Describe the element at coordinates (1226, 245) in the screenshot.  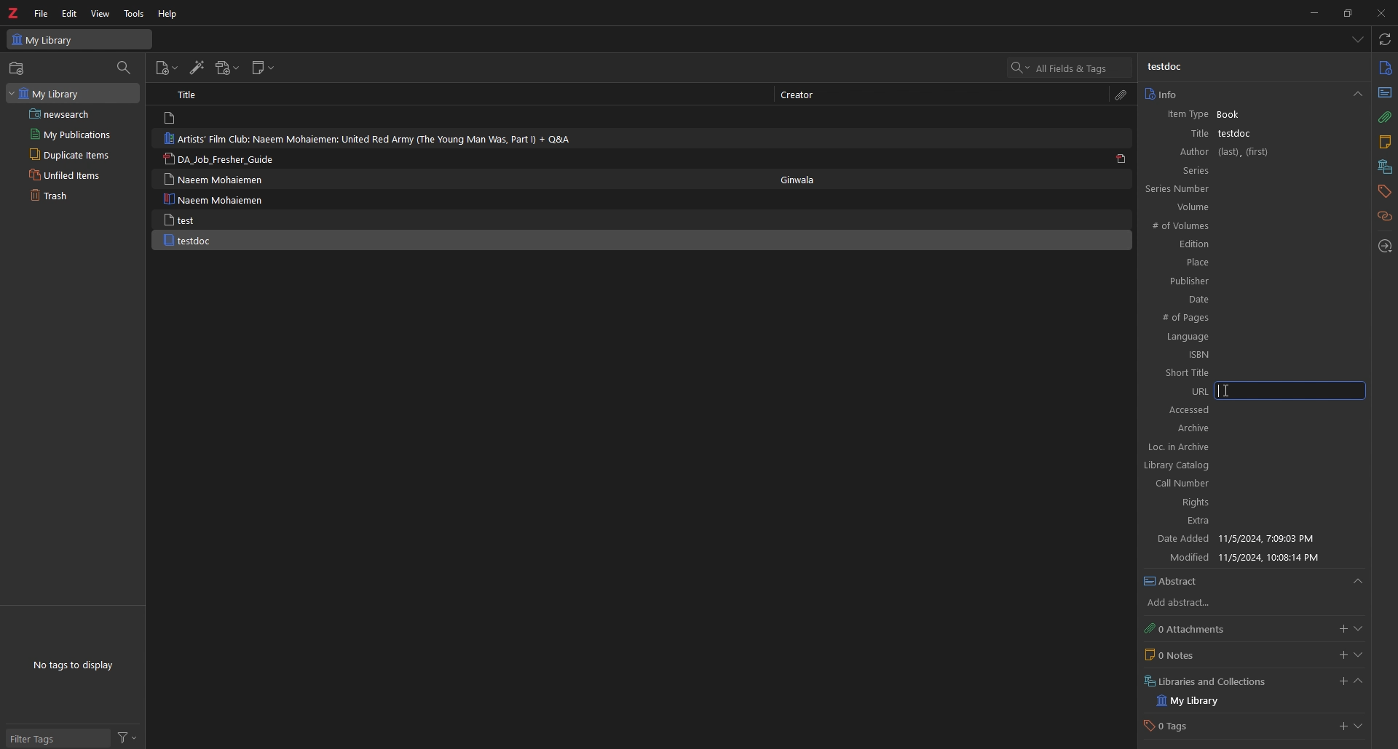
I see `Edition` at that location.